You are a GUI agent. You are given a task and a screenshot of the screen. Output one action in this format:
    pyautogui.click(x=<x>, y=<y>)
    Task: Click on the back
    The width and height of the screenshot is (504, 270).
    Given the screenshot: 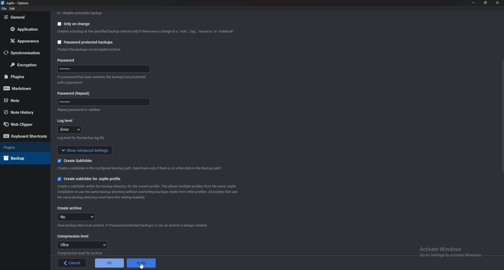 What is the action you would take?
    pyautogui.click(x=72, y=263)
    